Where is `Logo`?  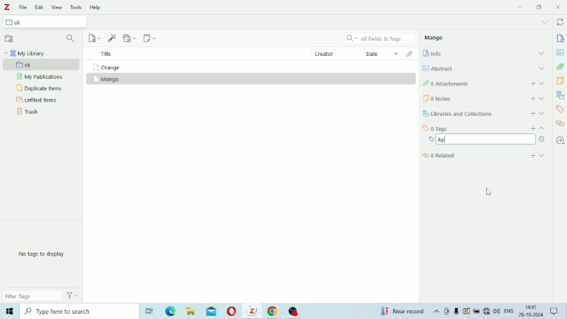 Logo is located at coordinates (7, 8).